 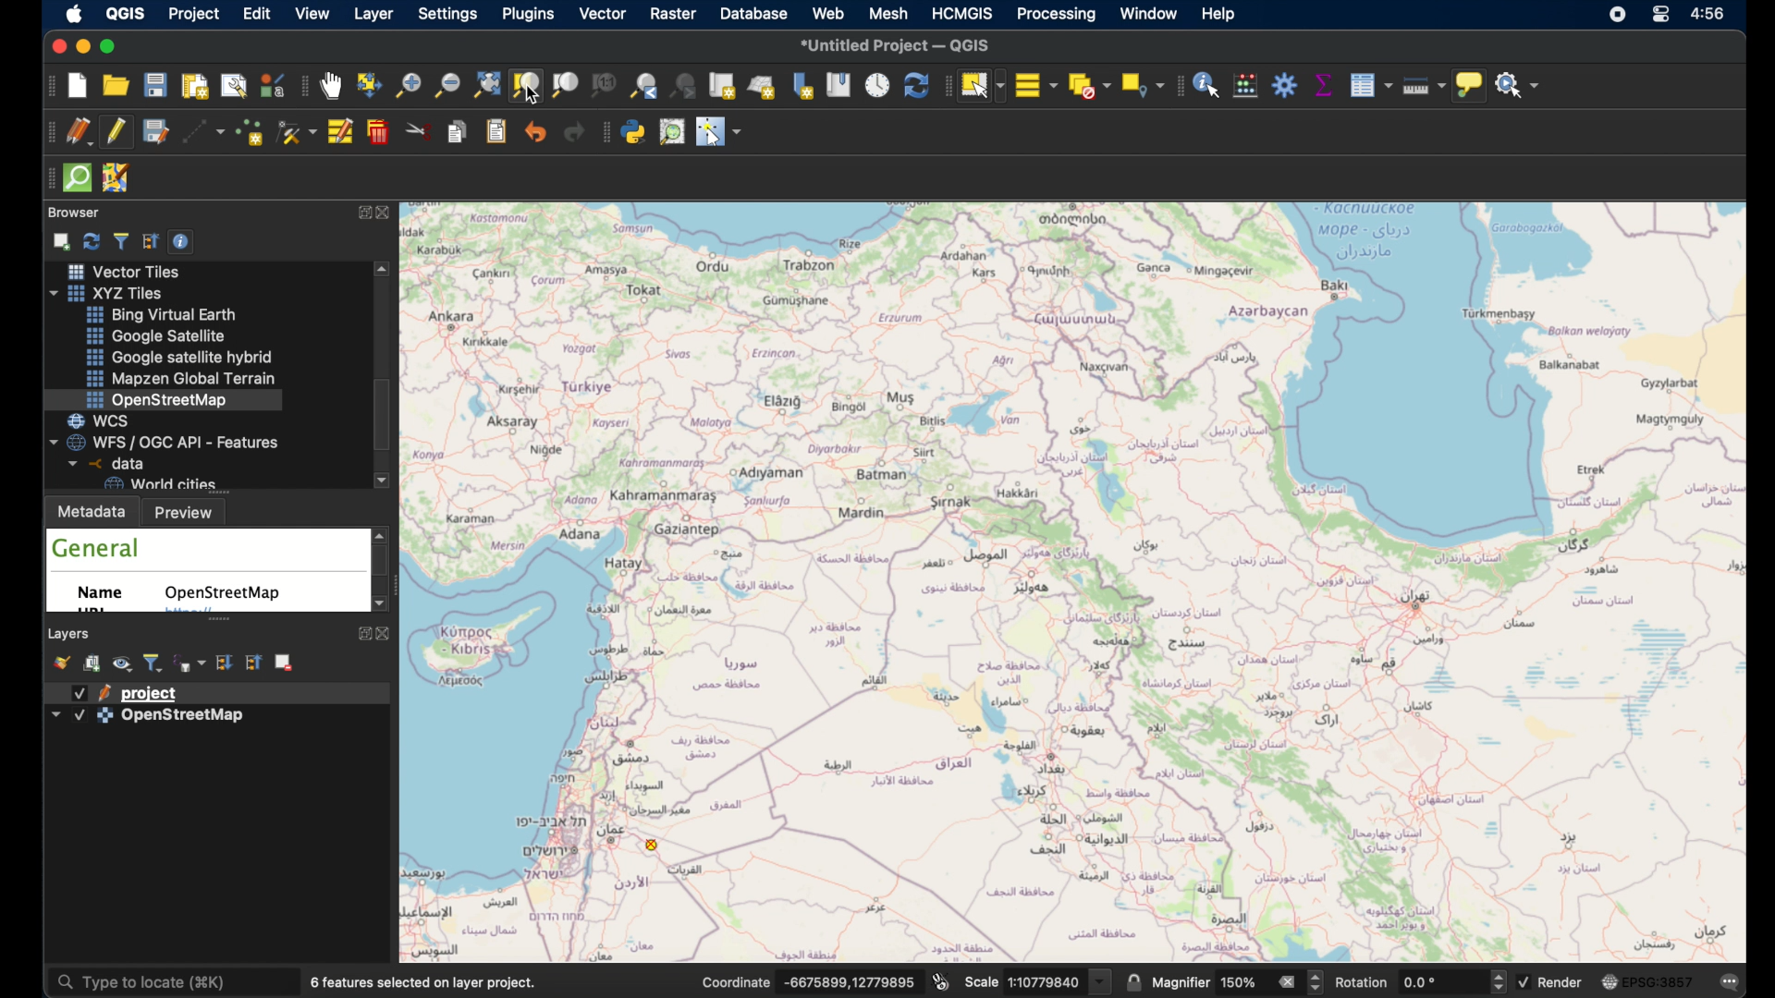 I want to click on new 3d map view, so click(x=764, y=86).